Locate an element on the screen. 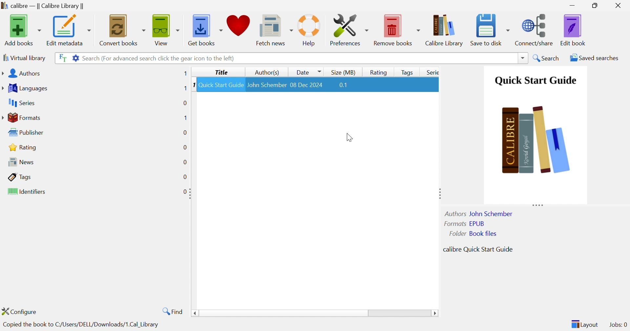 Image resolution: width=630 pixels, height=331 pixels. Series is located at coordinates (431, 72).